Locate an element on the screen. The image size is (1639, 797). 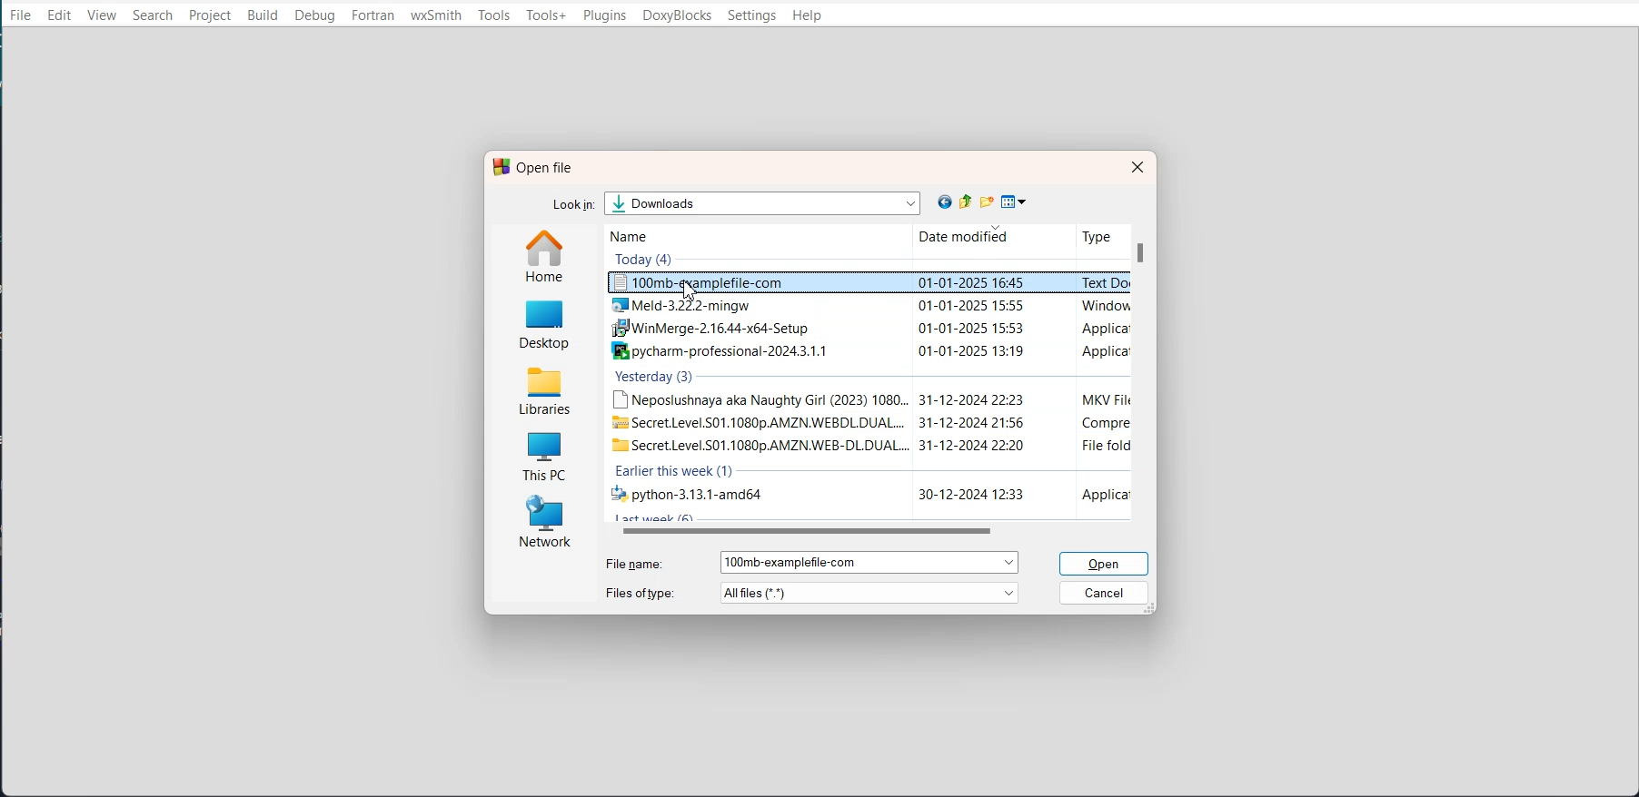
secret level season 1 is located at coordinates (868, 422).